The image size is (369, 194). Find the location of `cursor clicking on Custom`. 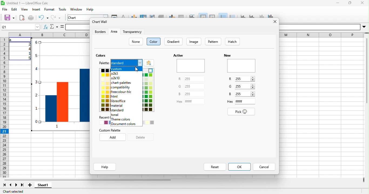

cursor clicking on Custom is located at coordinates (137, 69).